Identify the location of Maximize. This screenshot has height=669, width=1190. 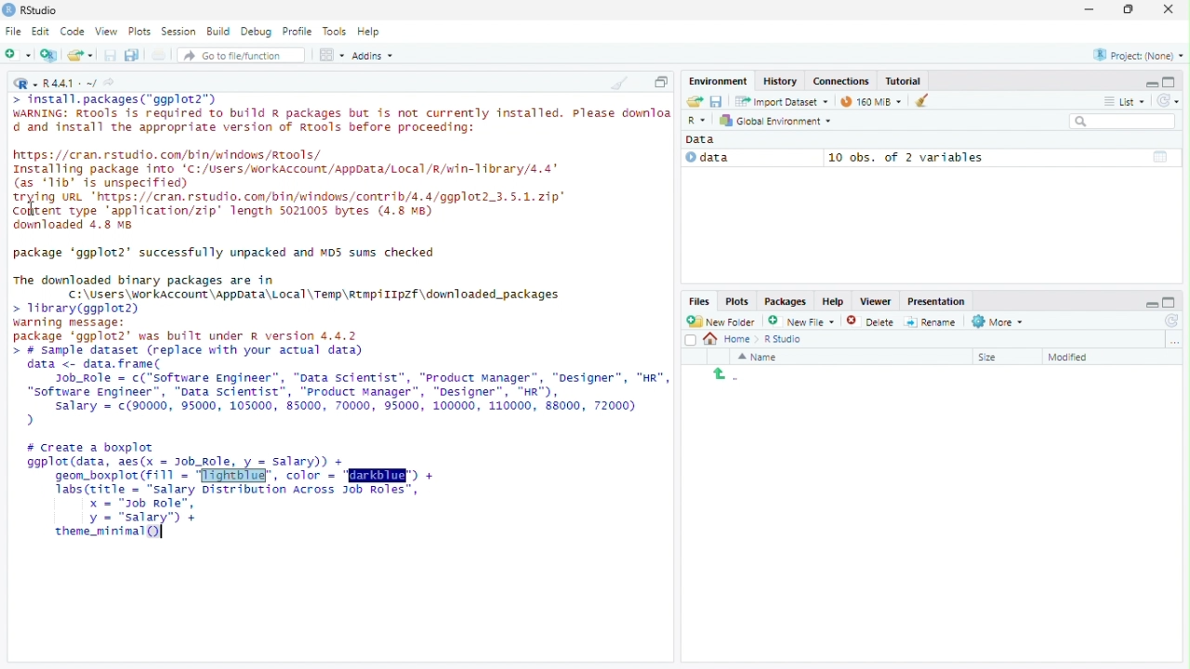
(1130, 9).